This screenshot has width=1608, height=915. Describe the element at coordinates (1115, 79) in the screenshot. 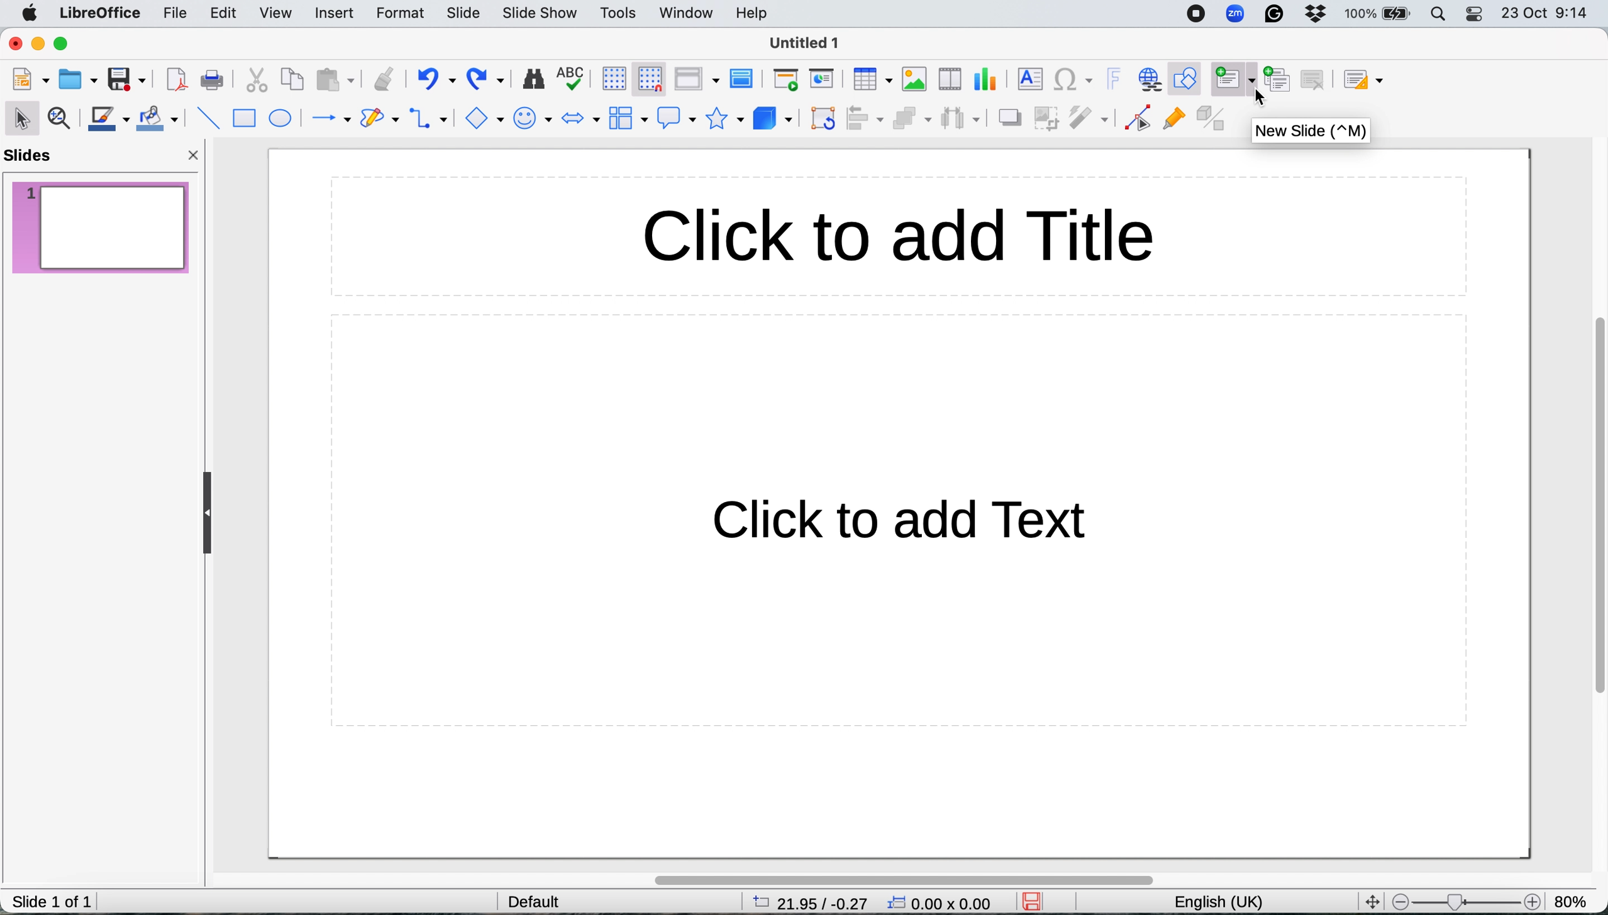

I see `insert fontwork text` at that location.